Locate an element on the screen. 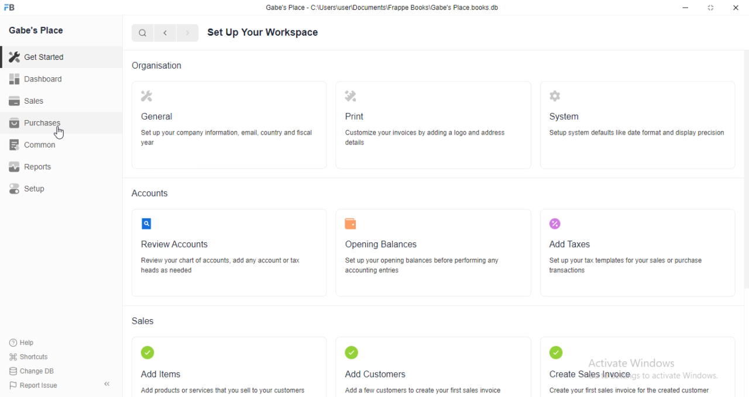  ‘Customize your invoices by adding a logo and address details. is located at coordinates (432, 138).